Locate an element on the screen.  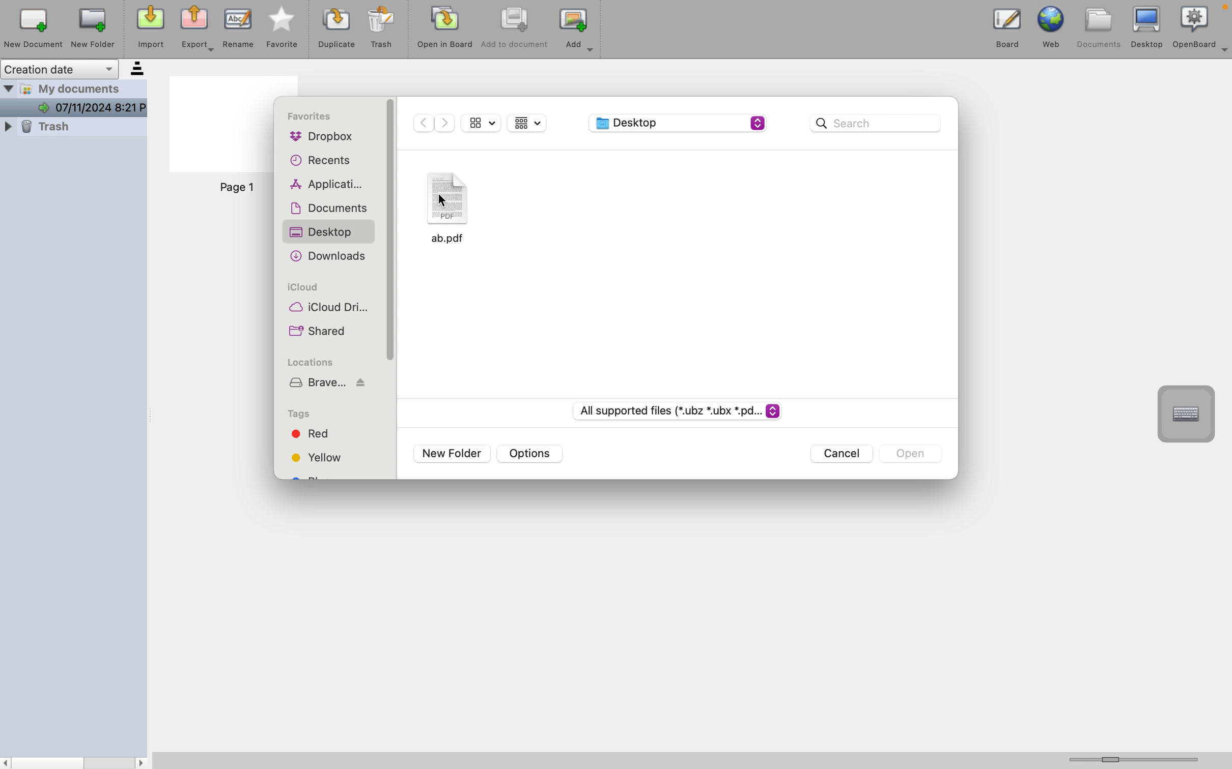
my documents is located at coordinates (77, 98).